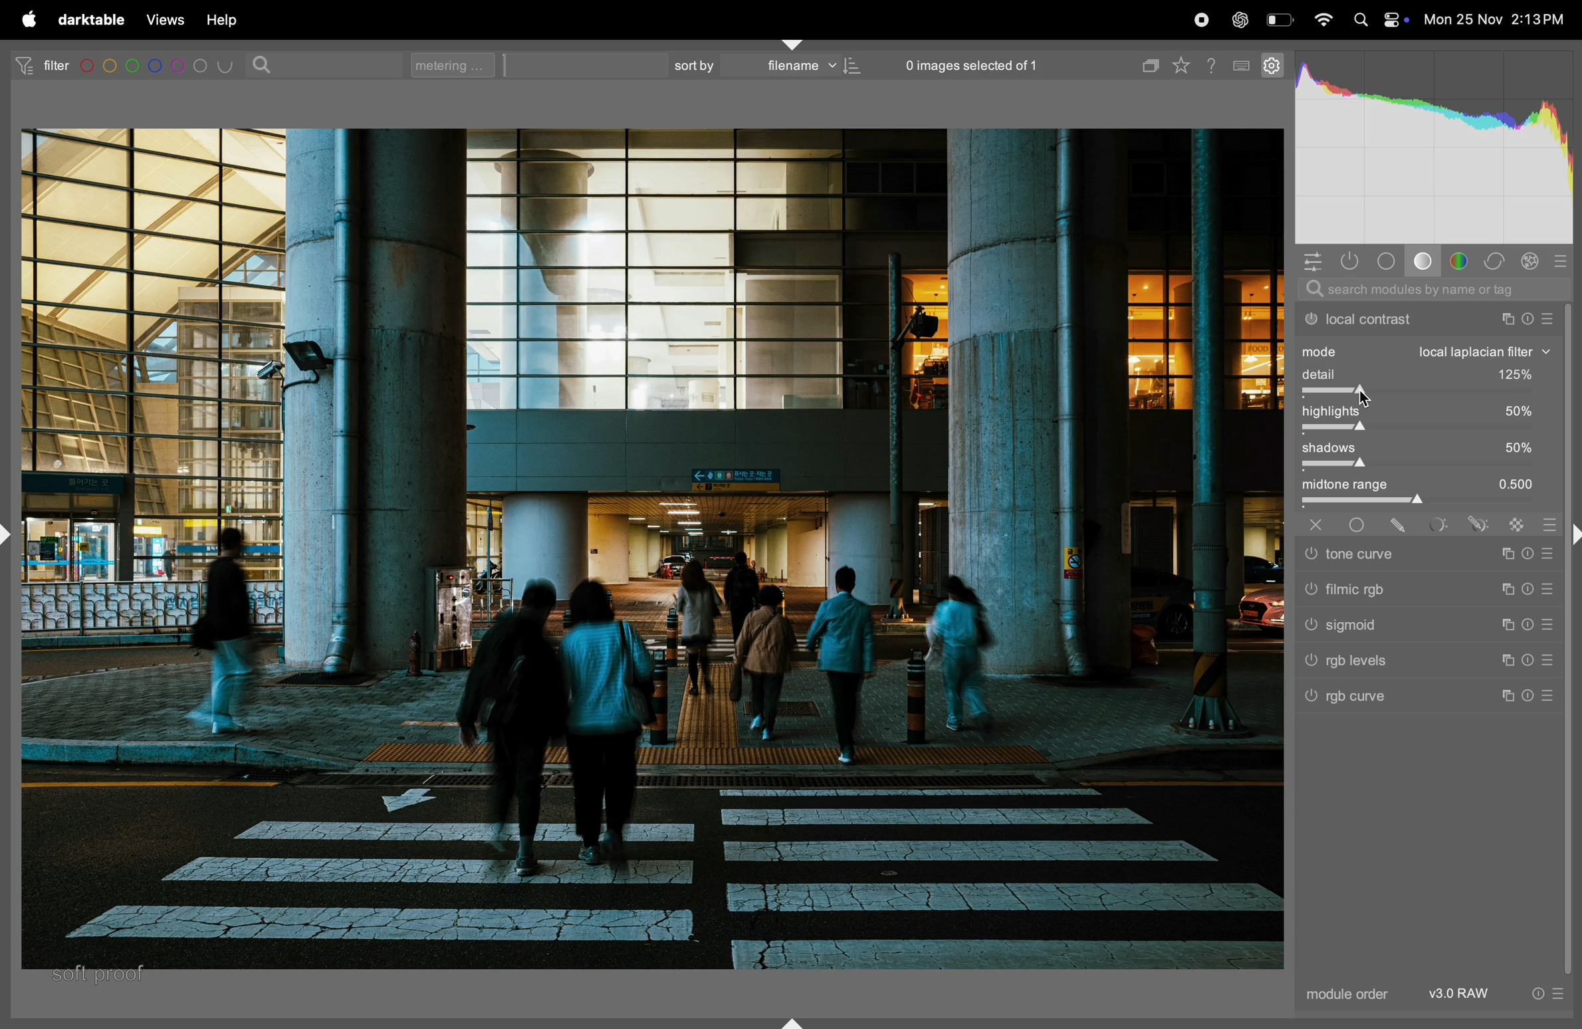 This screenshot has height=1029, width=1582. Describe the element at coordinates (1422, 261) in the screenshot. I see `base` at that location.